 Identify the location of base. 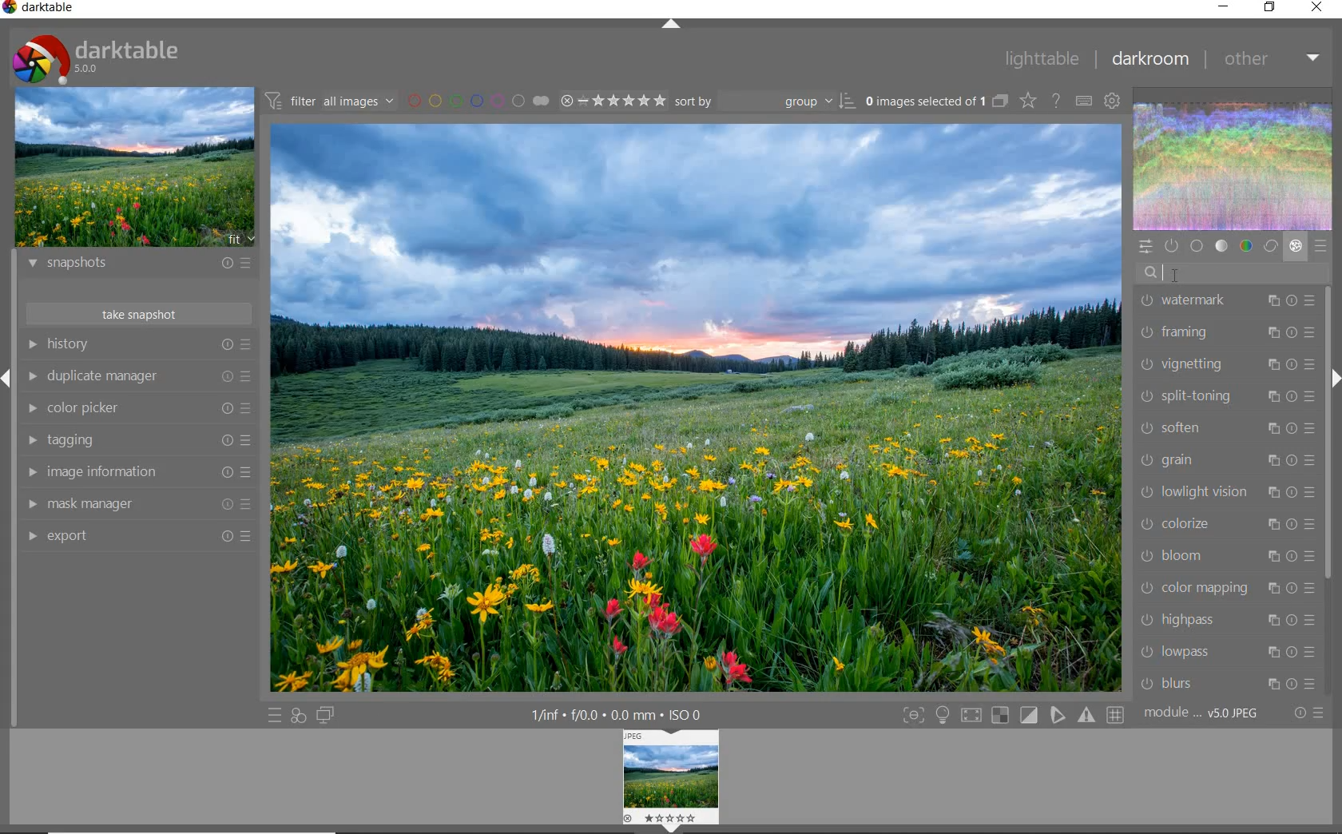
(1198, 246).